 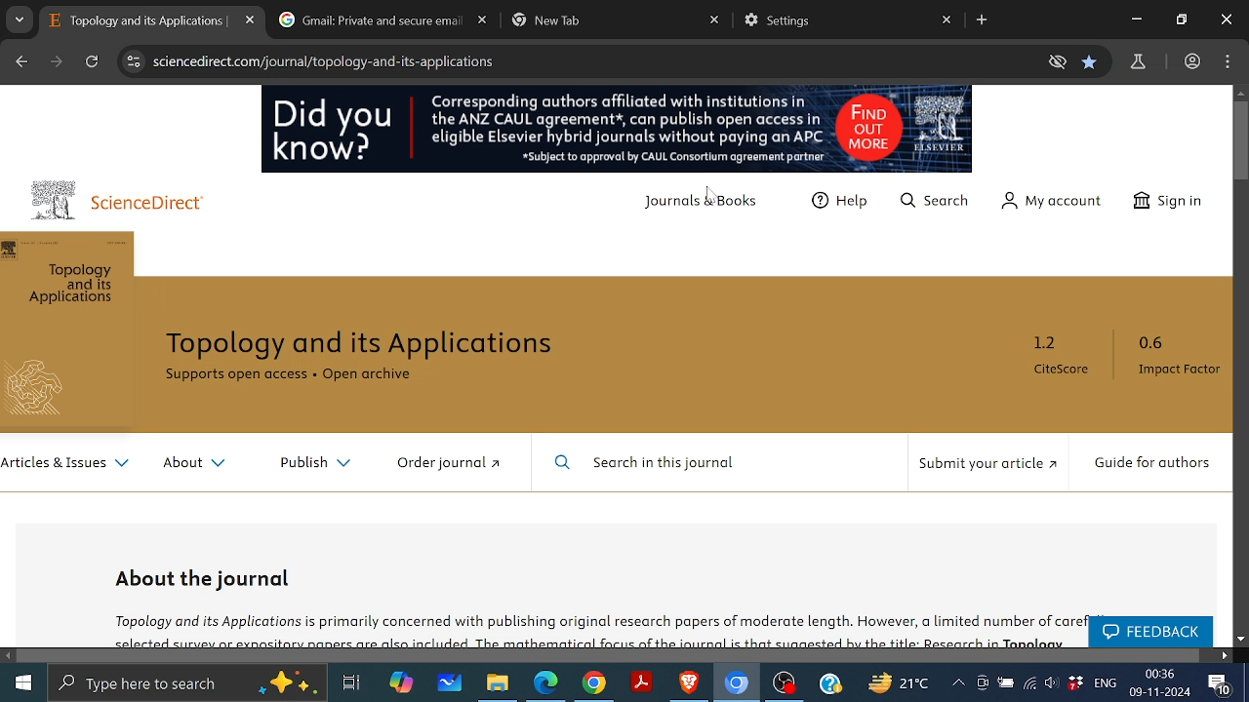 What do you see at coordinates (195, 464) in the screenshot?
I see `About ` at bounding box center [195, 464].